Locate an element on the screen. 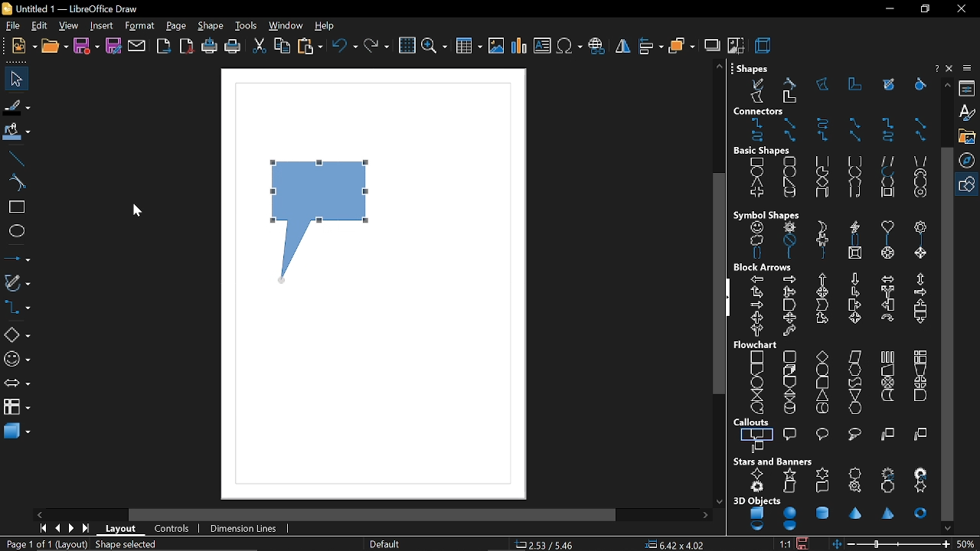 This screenshot has height=551, width=980. cross is located at coordinates (755, 194).